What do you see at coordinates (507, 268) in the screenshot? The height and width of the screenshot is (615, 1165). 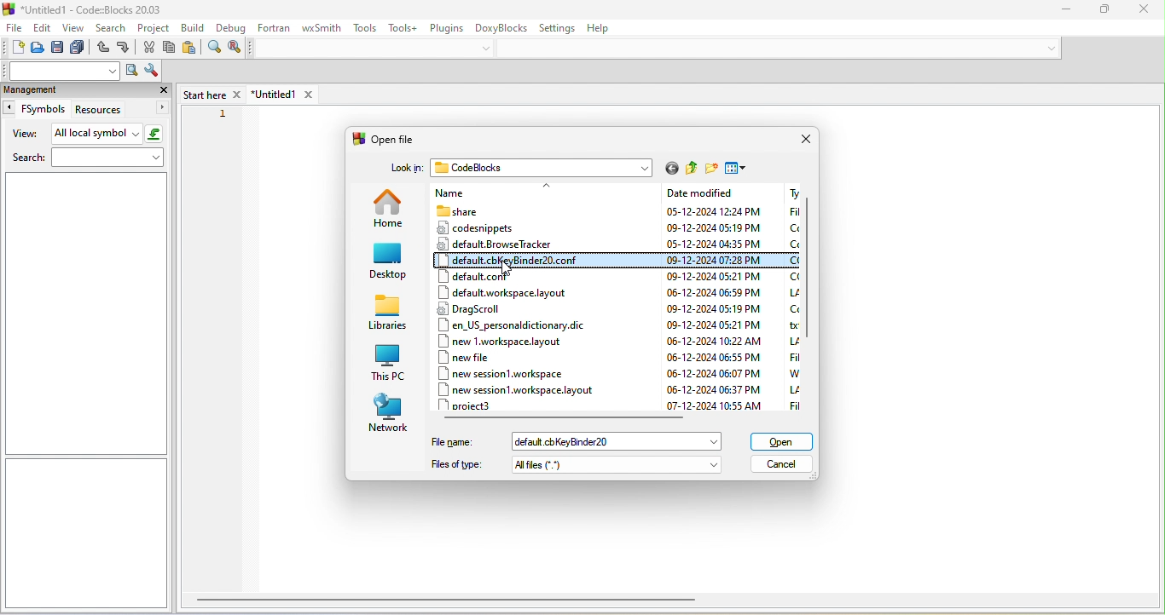 I see `cursor movement` at bounding box center [507, 268].